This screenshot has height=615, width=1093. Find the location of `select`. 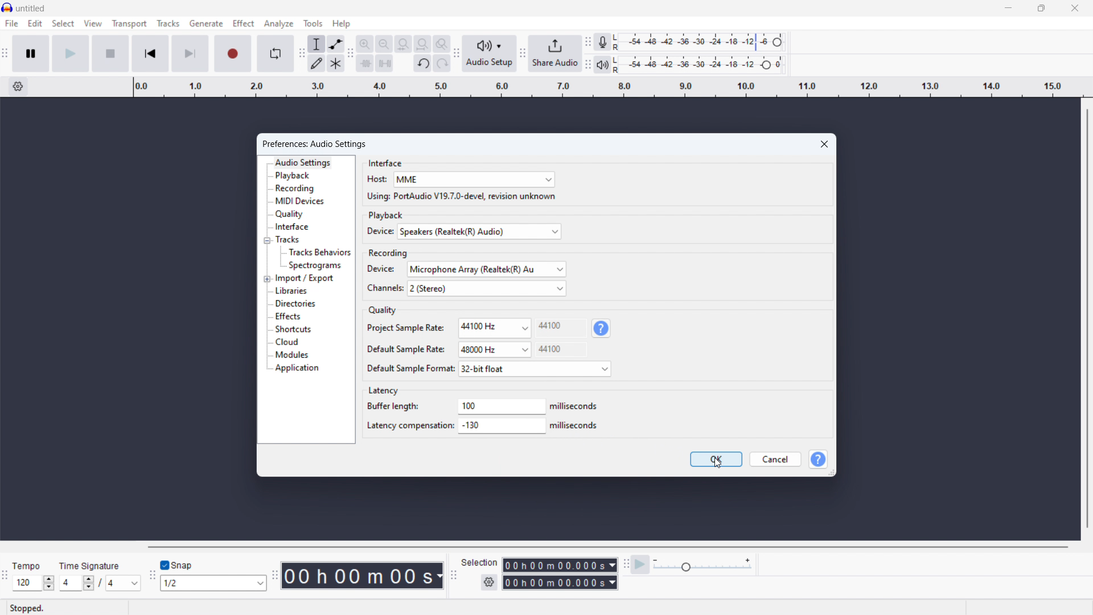

select is located at coordinates (63, 23).